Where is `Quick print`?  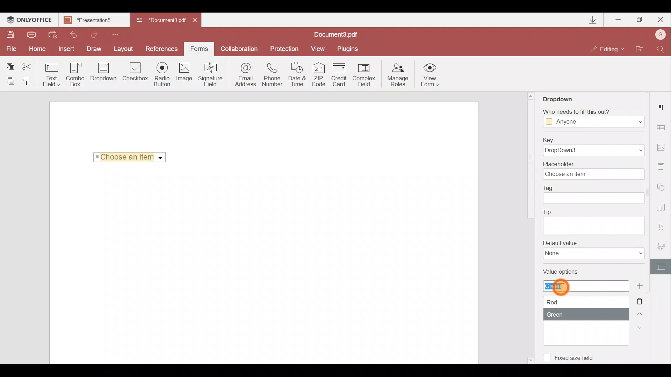 Quick print is located at coordinates (53, 35).